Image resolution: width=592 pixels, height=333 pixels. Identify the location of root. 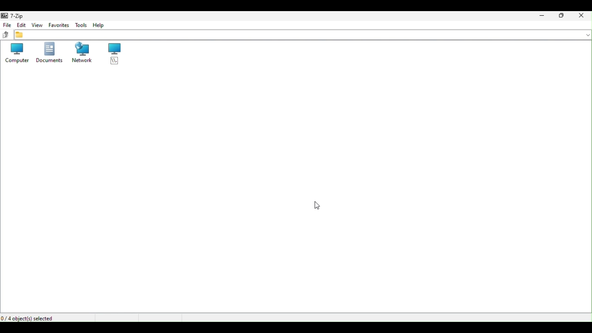
(113, 55).